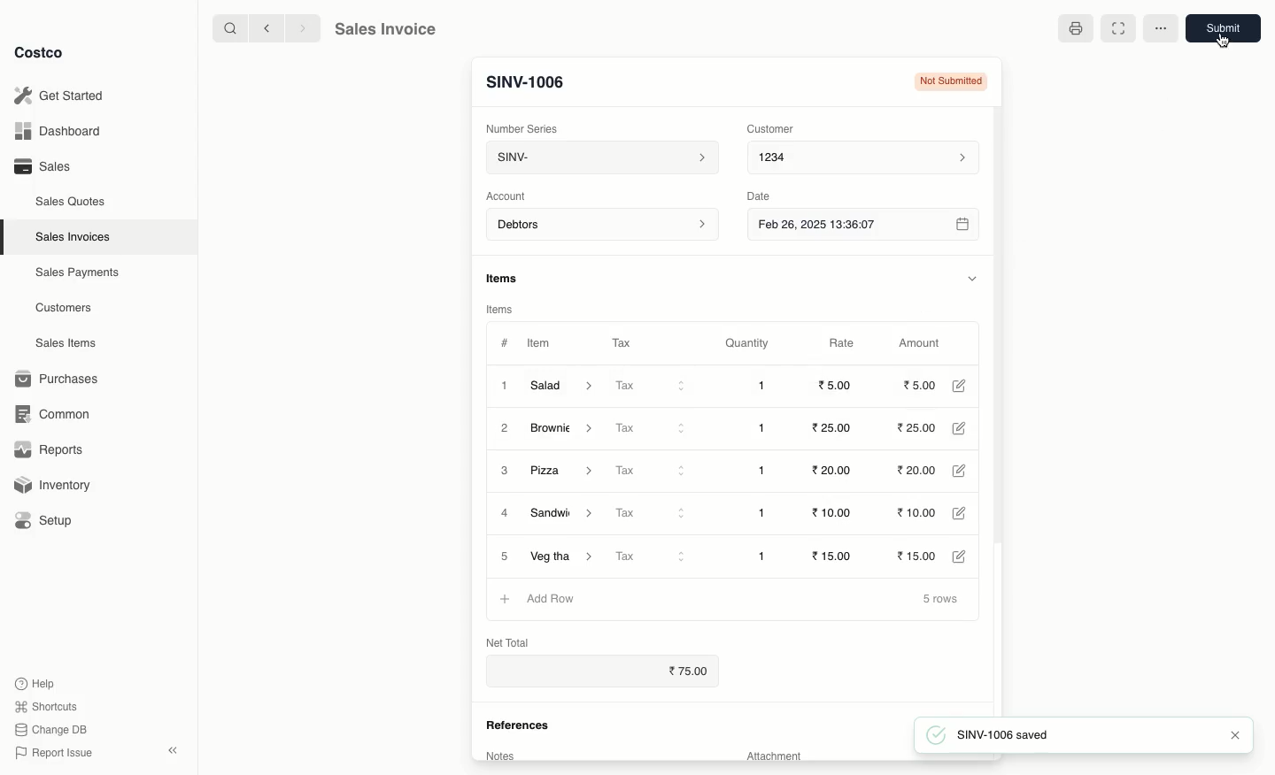 The height and width of the screenshot is (775, 1275). What do you see at coordinates (650, 387) in the screenshot?
I see `Tax` at bounding box center [650, 387].